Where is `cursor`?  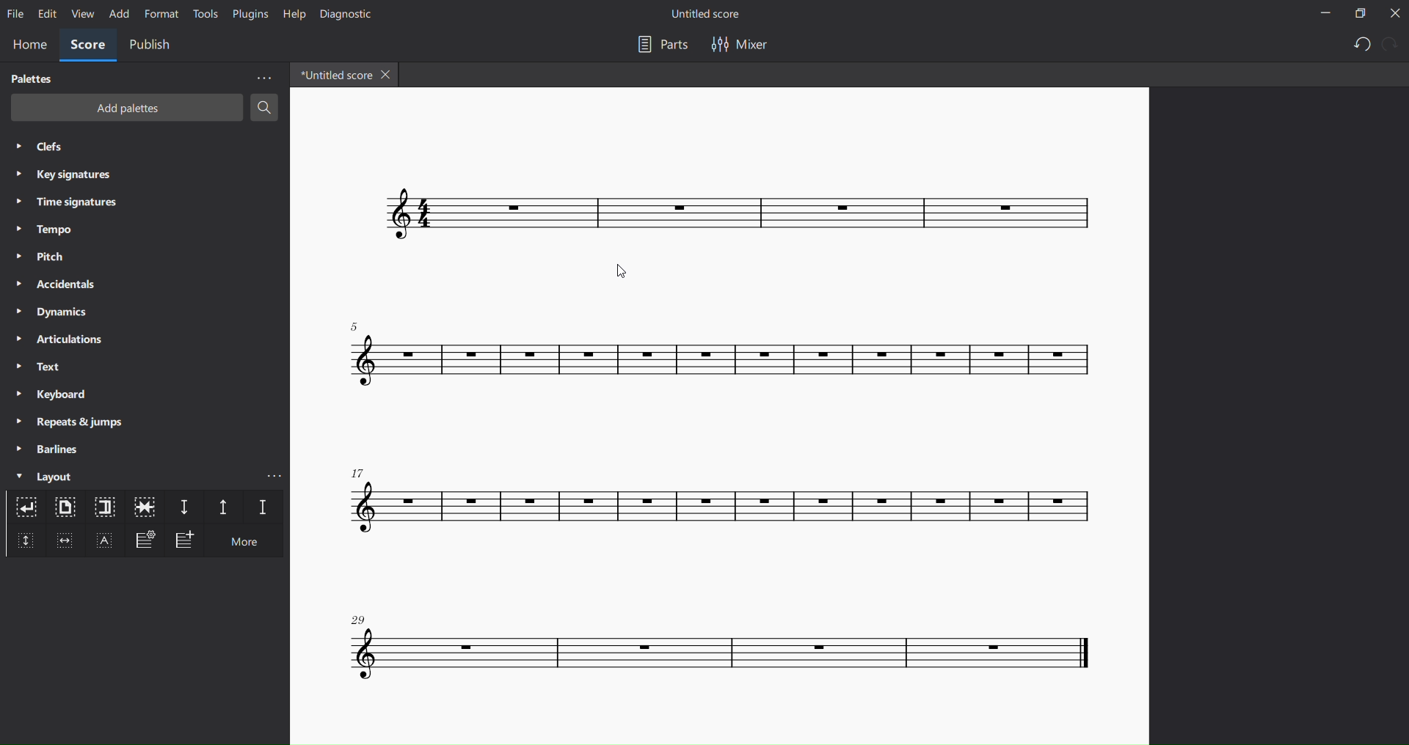
cursor is located at coordinates (633, 274).